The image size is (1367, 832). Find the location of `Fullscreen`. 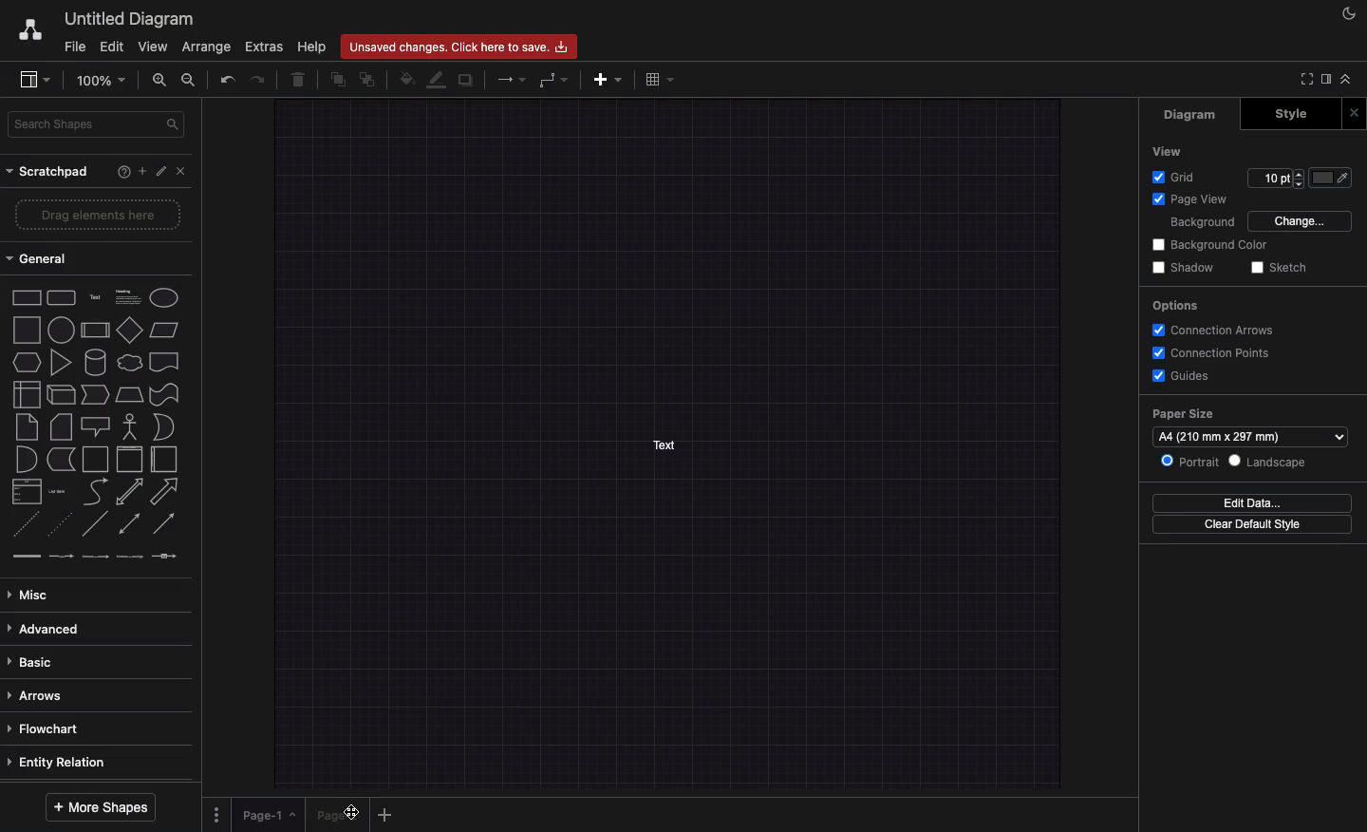

Fullscreen is located at coordinates (1305, 78).